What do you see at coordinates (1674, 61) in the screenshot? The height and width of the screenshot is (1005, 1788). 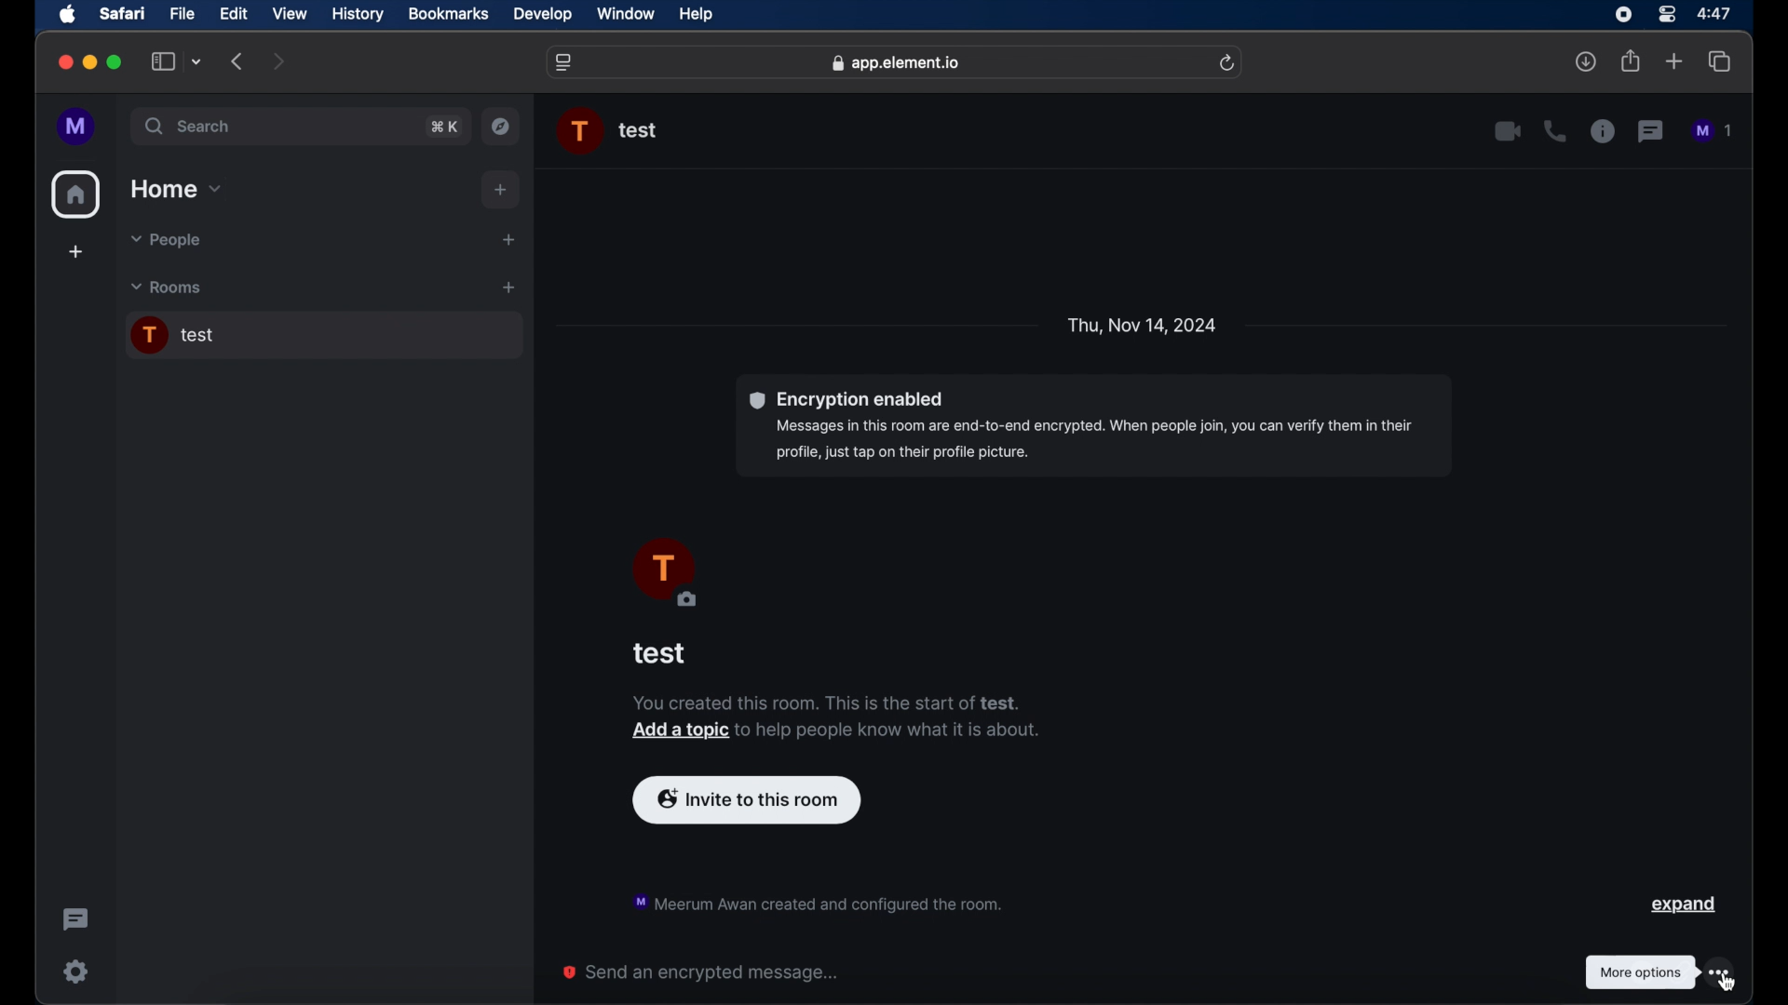 I see `new tab` at bounding box center [1674, 61].